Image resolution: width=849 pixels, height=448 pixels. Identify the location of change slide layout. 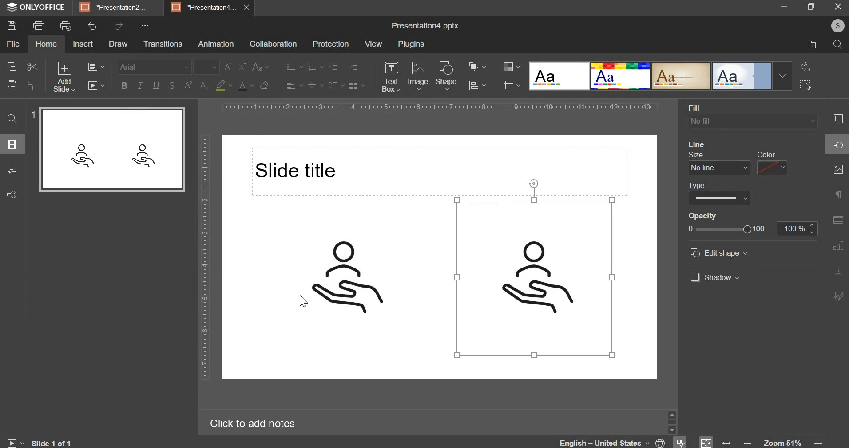
(99, 68).